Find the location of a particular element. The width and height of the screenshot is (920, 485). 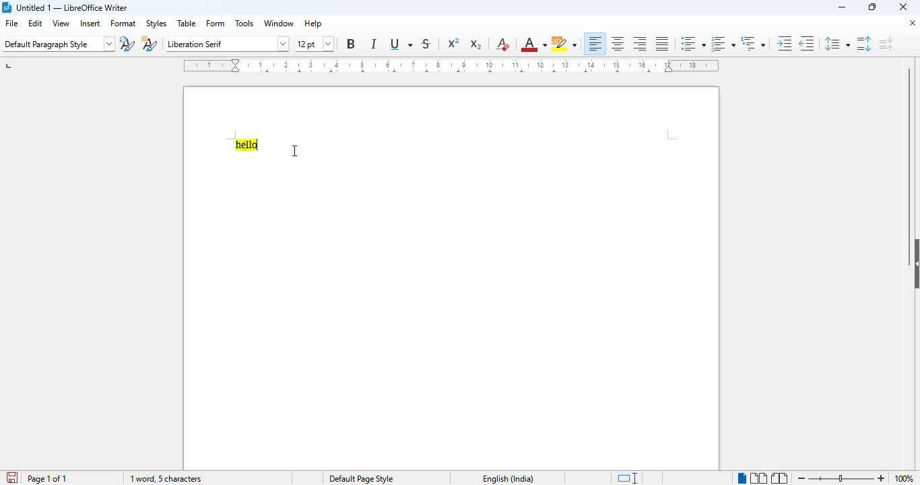

logo is located at coordinates (8, 7).